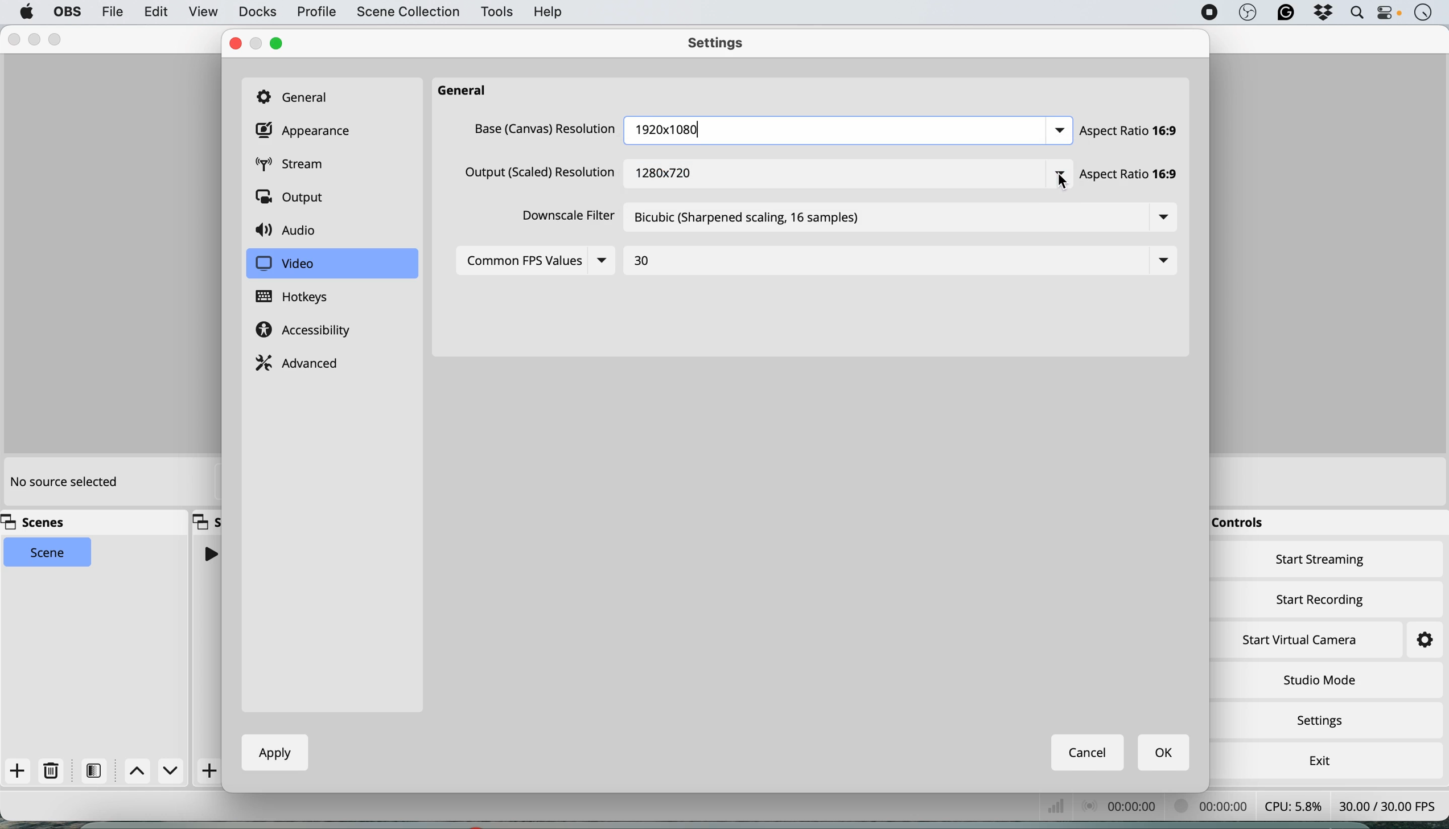  I want to click on video recording timestamp, so click(1214, 808).